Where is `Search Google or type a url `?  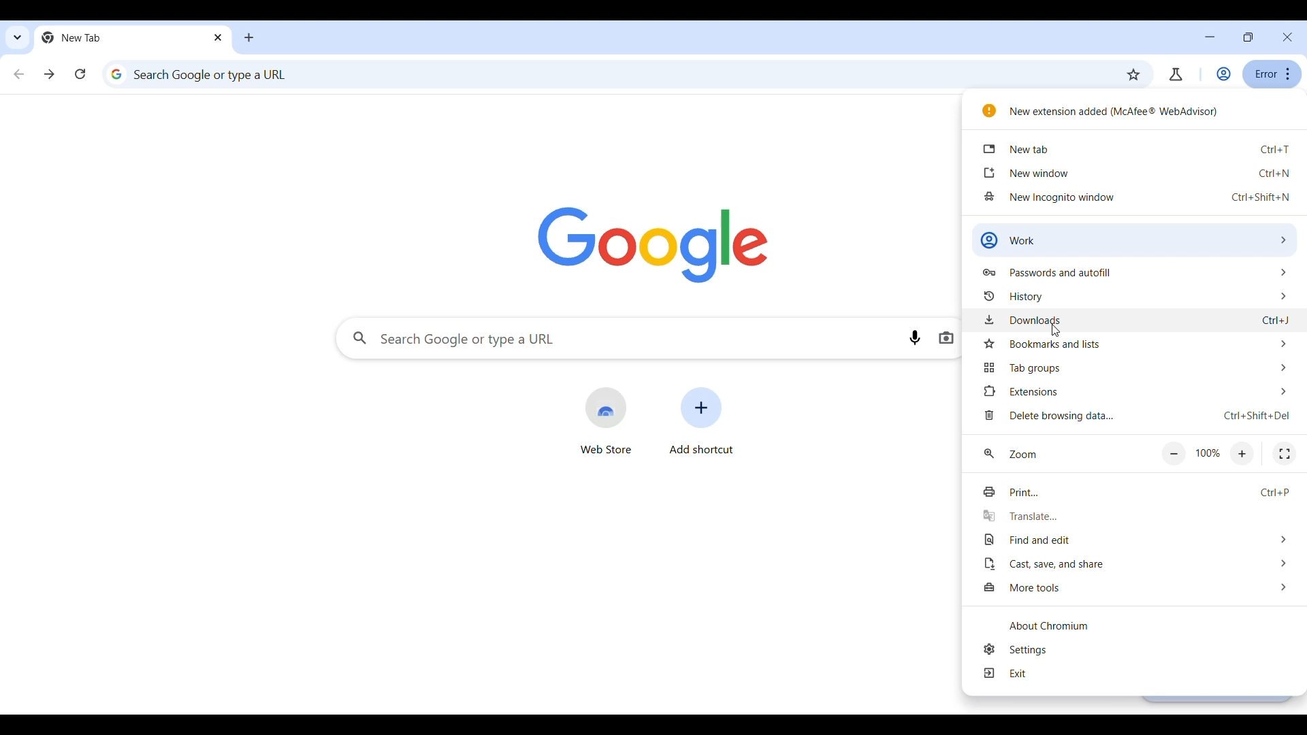
Search Google or type a url  is located at coordinates (620, 338).